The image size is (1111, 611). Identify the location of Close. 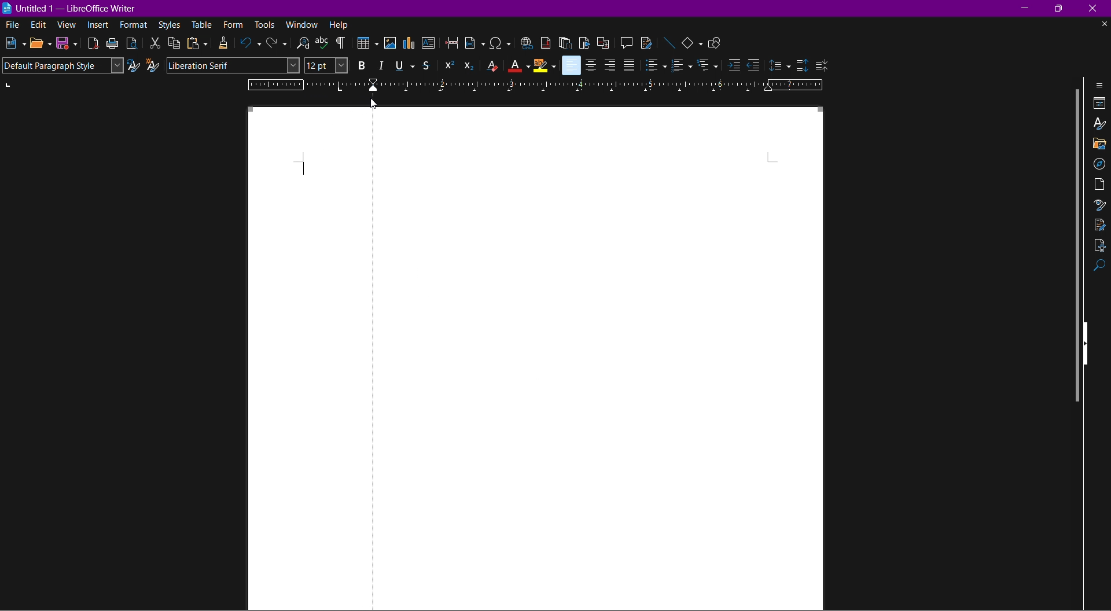
(1097, 8).